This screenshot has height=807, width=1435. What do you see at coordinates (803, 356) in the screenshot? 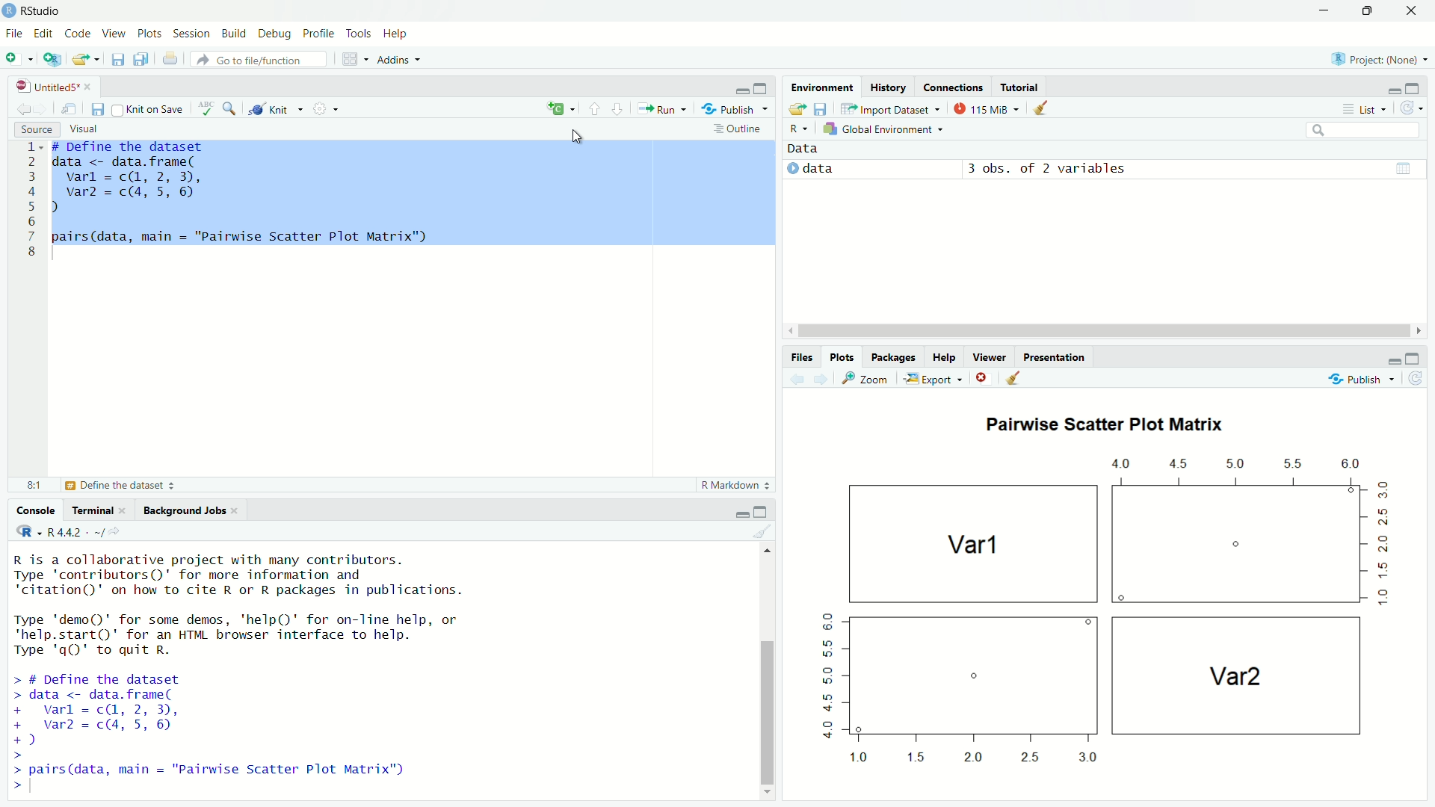
I see `Files` at bounding box center [803, 356].